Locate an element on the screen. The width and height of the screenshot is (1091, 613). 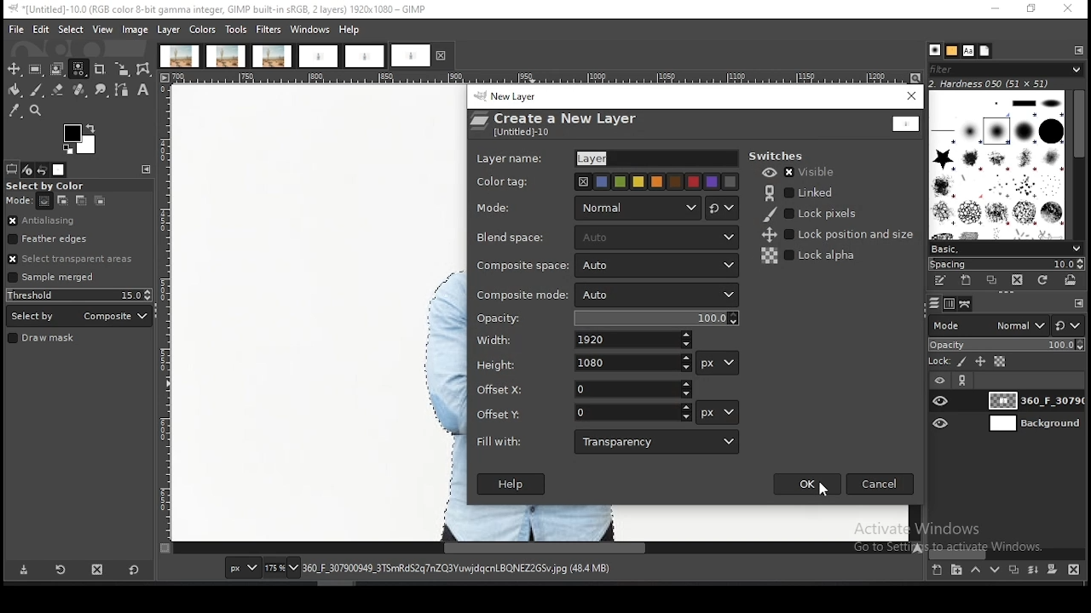
patterns is located at coordinates (953, 51).